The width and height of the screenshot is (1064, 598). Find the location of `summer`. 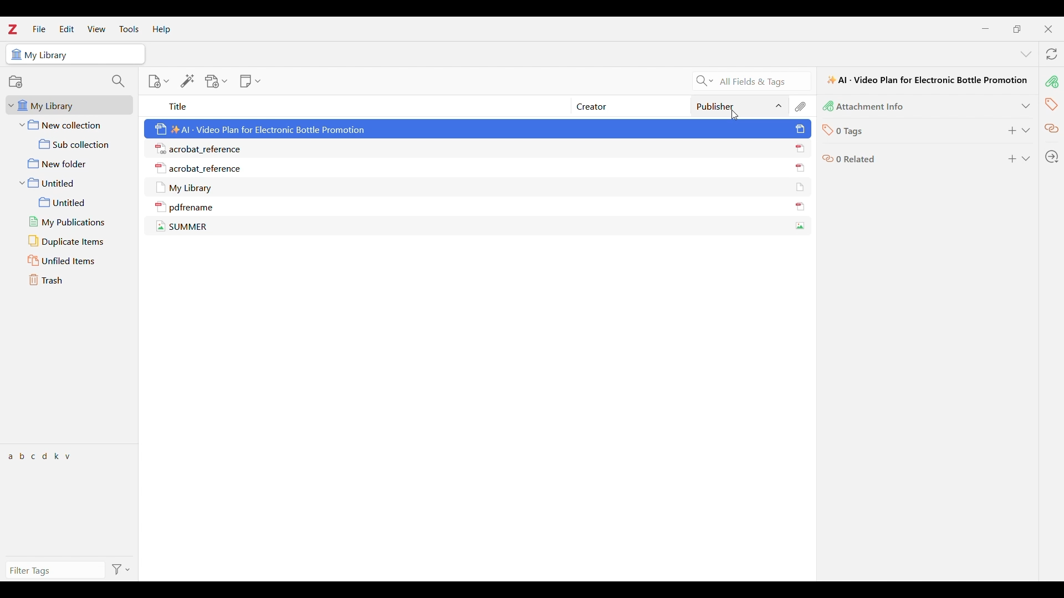

summer is located at coordinates (182, 226).